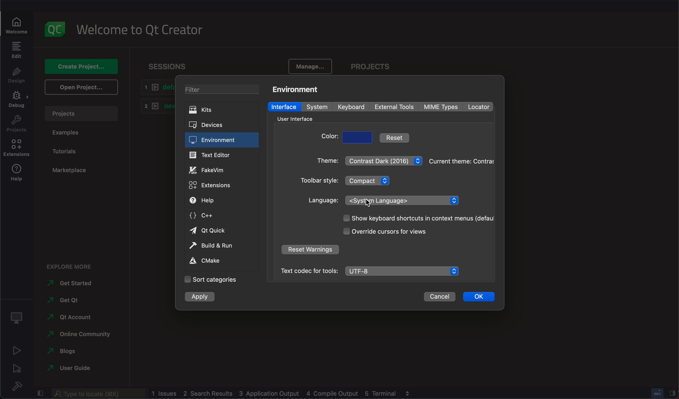 The image size is (679, 399). I want to click on language, so click(323, 200).